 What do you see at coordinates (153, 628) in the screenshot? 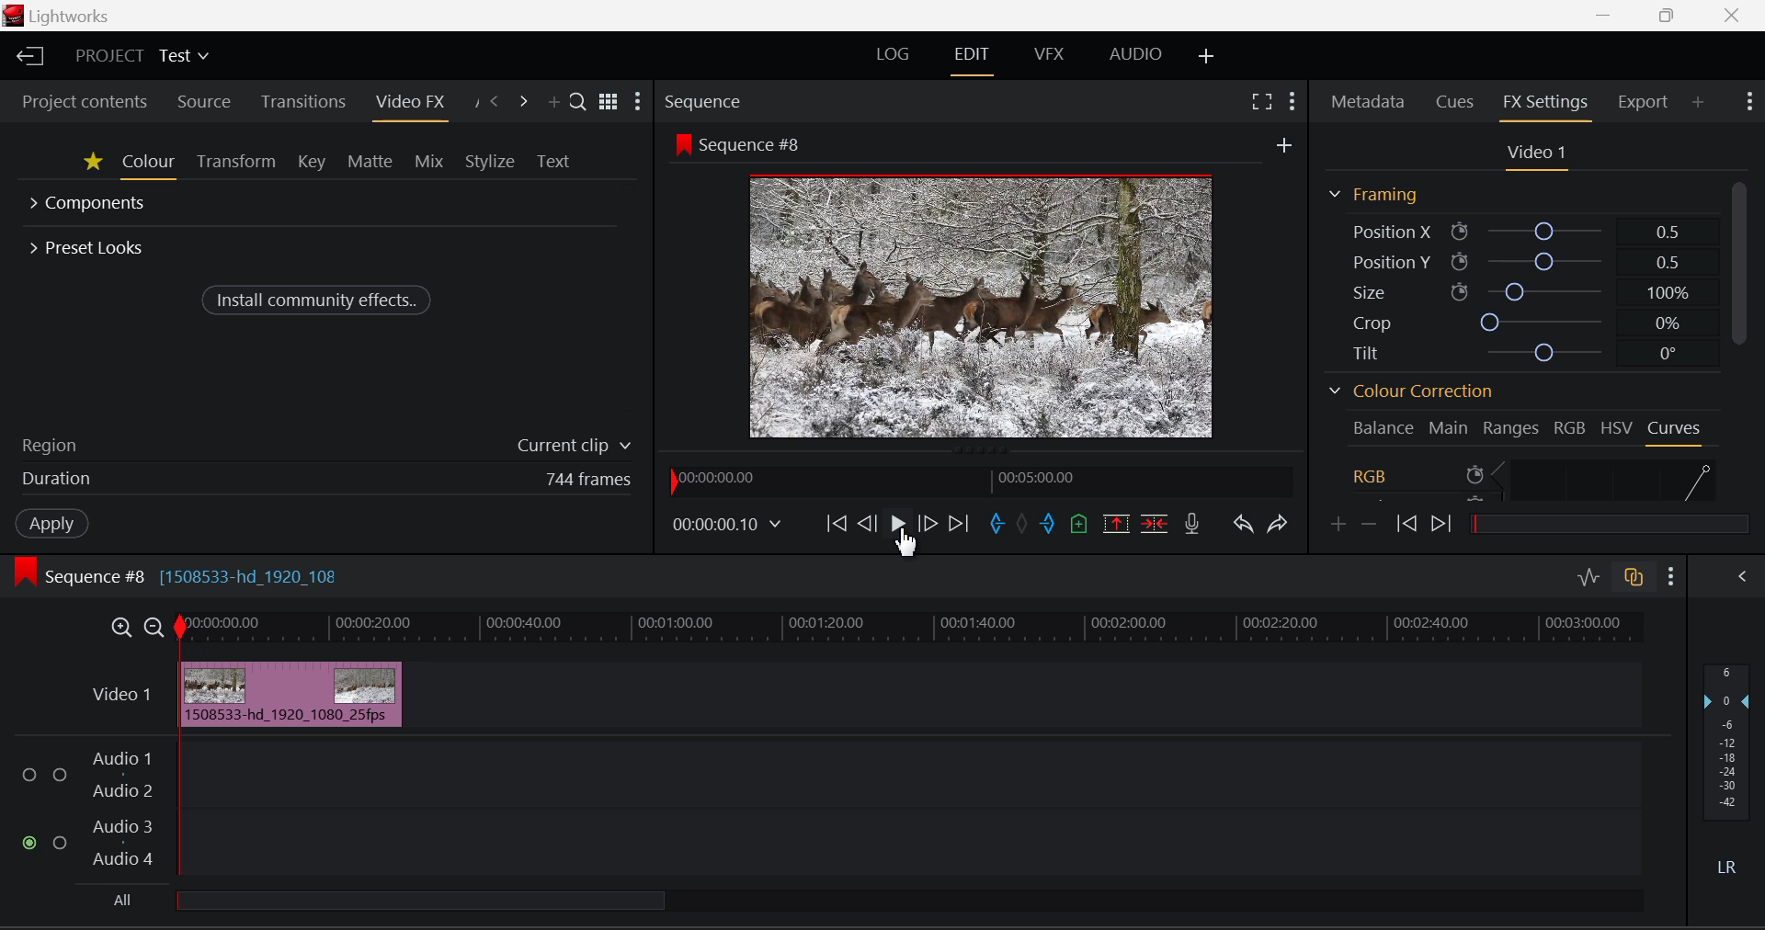
I see `Timeline Zoom Out` at bounding box center [153, 628].